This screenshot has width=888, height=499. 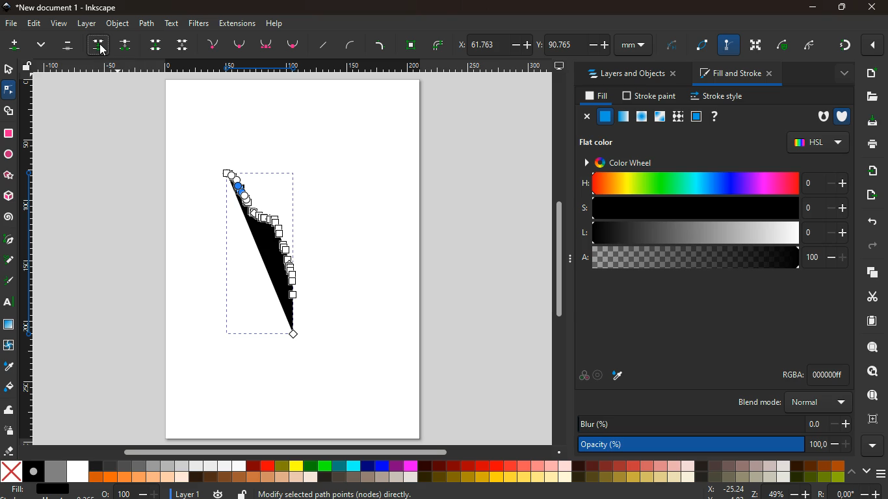 What do you see at coordinates (714, 184) in the screenshot?
I see `h` at bounding box center [714, 184].